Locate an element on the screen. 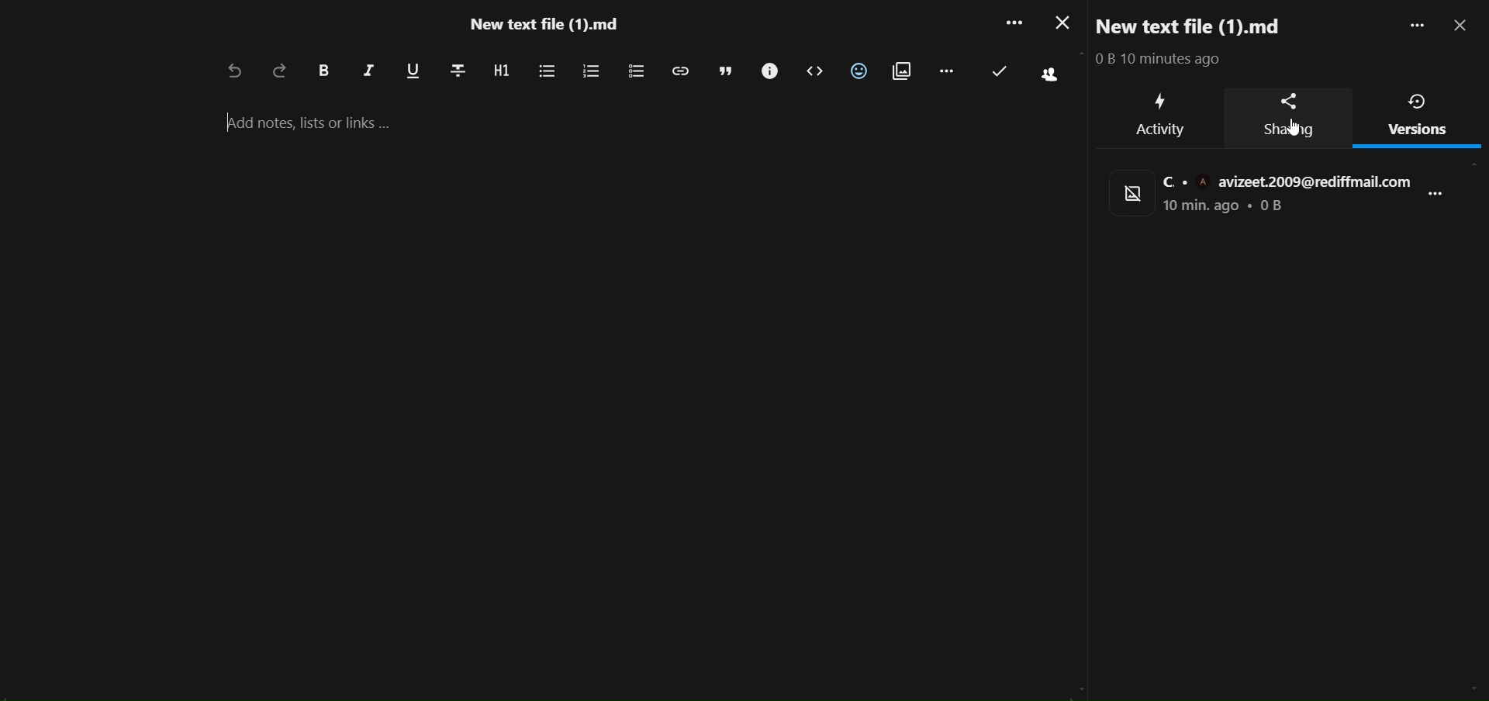 The height and width of the screenshot is (701, 1489). version is located at coordinates (1416, 132).